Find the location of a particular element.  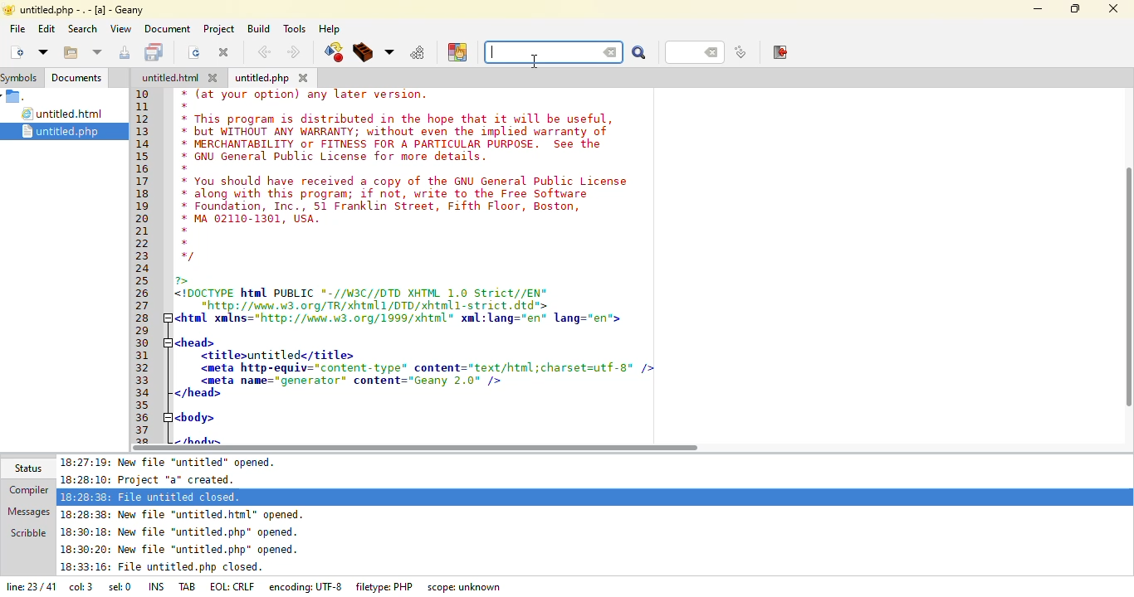

33 is located at coordinates (143, 381).